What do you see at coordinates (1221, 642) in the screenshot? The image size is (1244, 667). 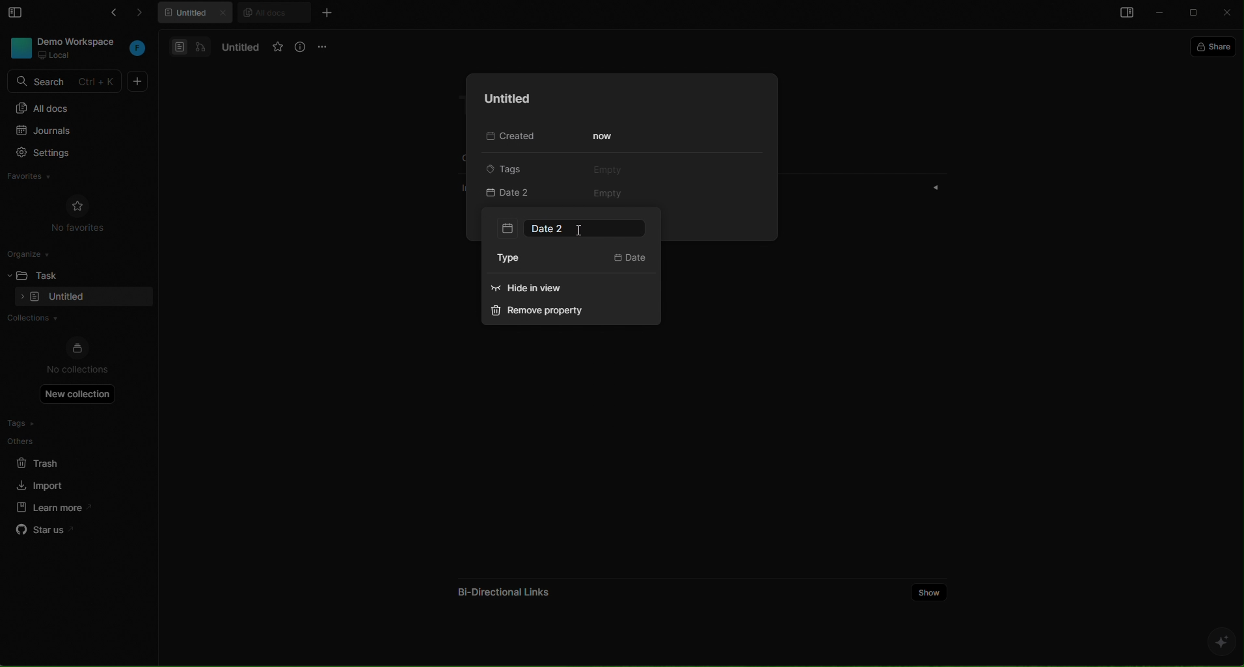 I see `ai` at bounding box center [1221, 642].